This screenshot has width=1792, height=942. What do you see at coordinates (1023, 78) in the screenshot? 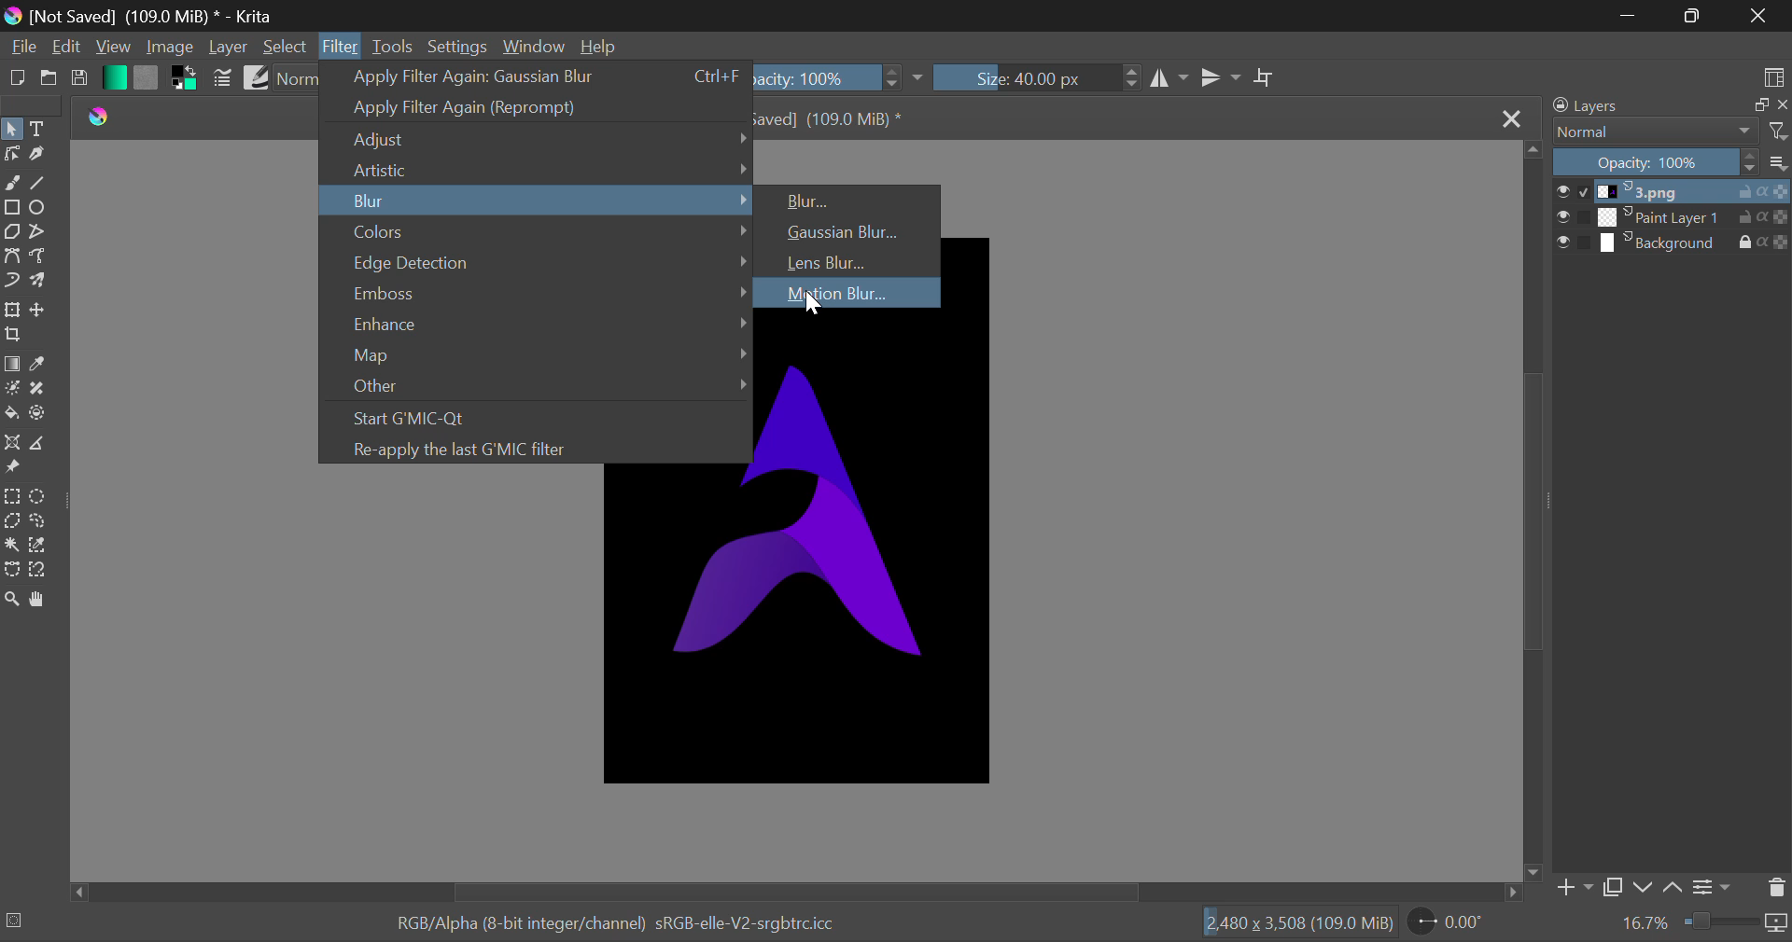
I see `Size: 40.00 px` at bounding box center [1023, 78].